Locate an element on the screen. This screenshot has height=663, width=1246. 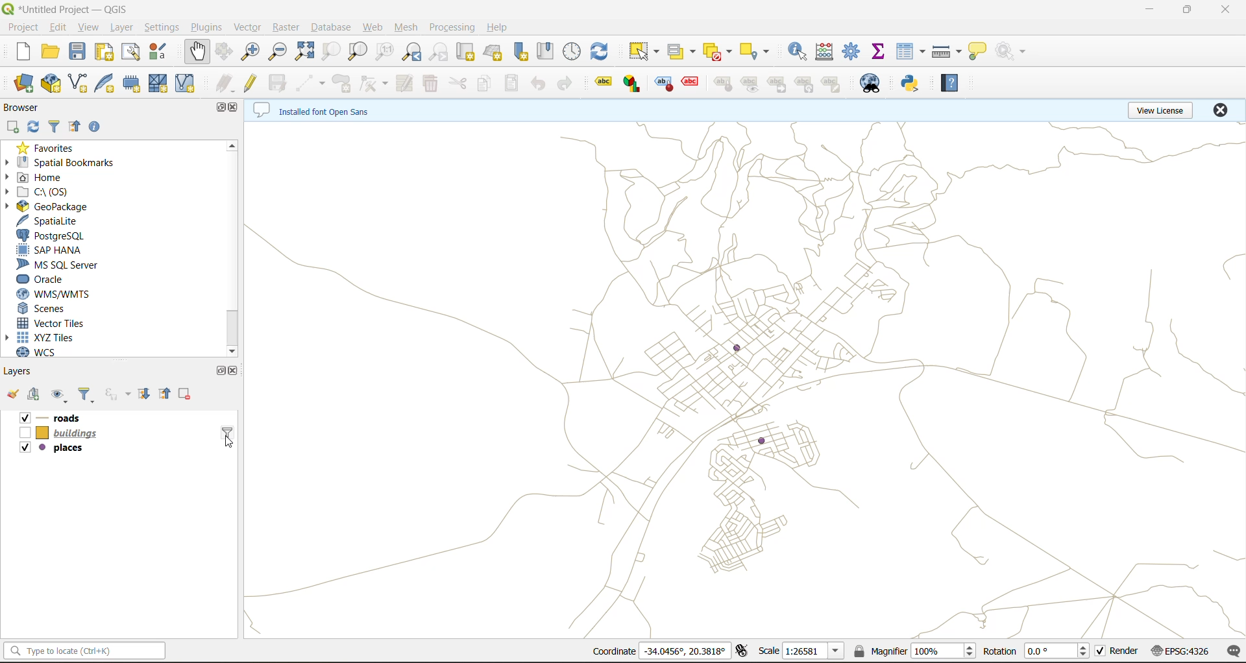
scroll bar is located at coordinates (234, 281).